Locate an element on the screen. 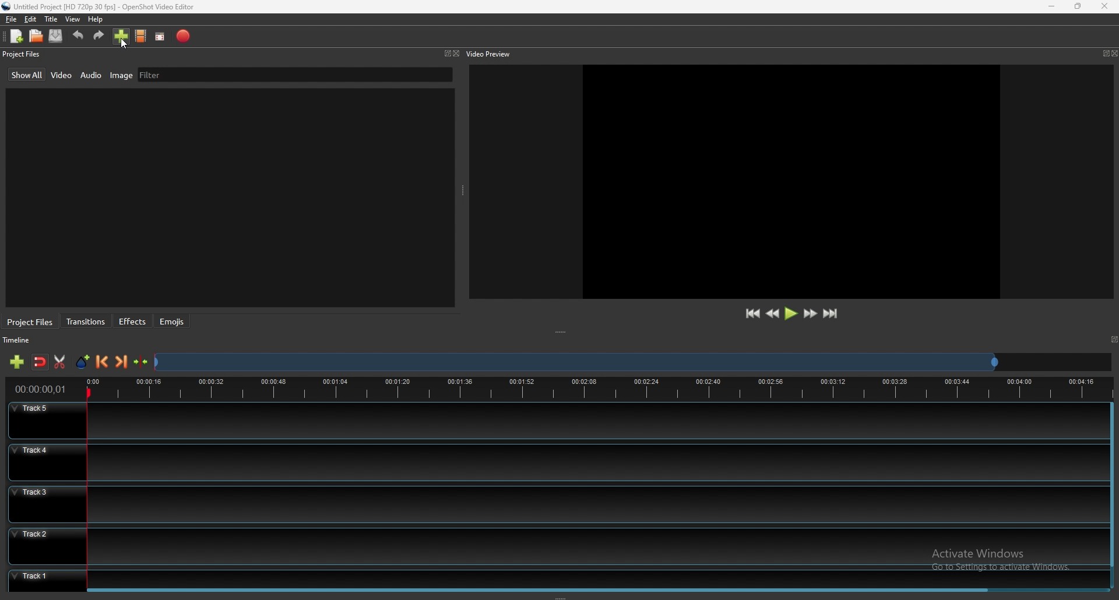  time is located at coordinates (41, 389).